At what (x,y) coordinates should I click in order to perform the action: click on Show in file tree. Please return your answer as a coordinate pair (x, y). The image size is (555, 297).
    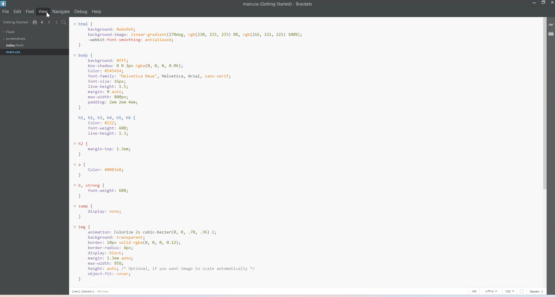
    Looking at the image, I should click on (35, 22).